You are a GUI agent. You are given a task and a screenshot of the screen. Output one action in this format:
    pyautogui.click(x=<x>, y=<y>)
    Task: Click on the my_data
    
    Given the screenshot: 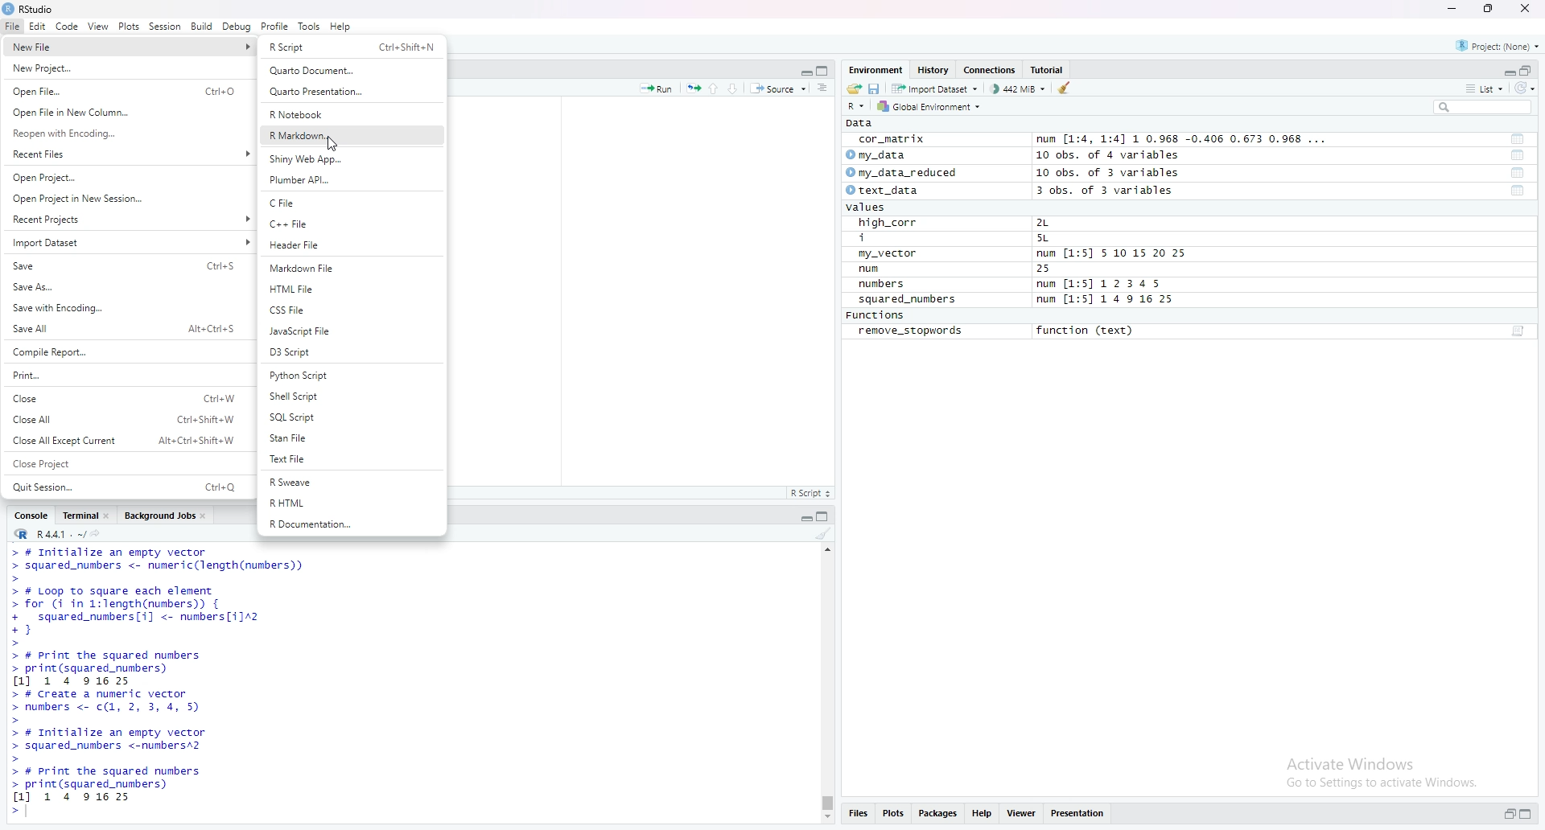 What is the action you would take?
    pyautogui.click(x=885, y=154)
    